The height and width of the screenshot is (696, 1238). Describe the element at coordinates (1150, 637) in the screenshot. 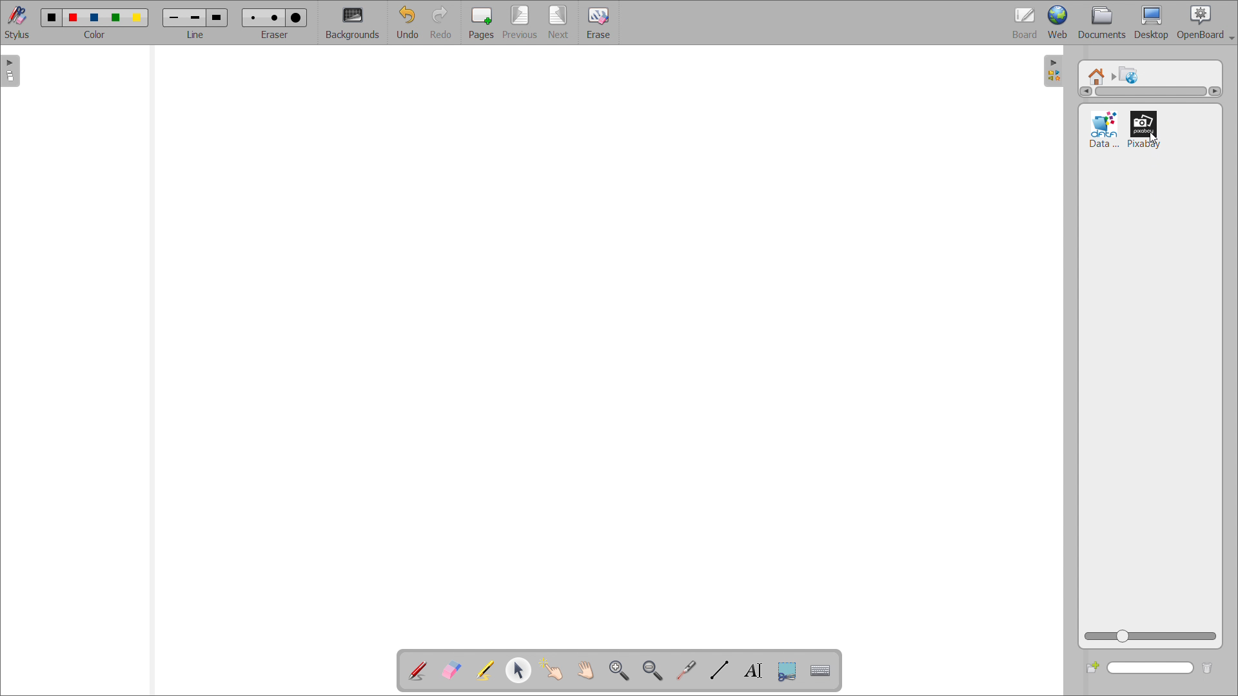

I see `zoom view slider` at that location.